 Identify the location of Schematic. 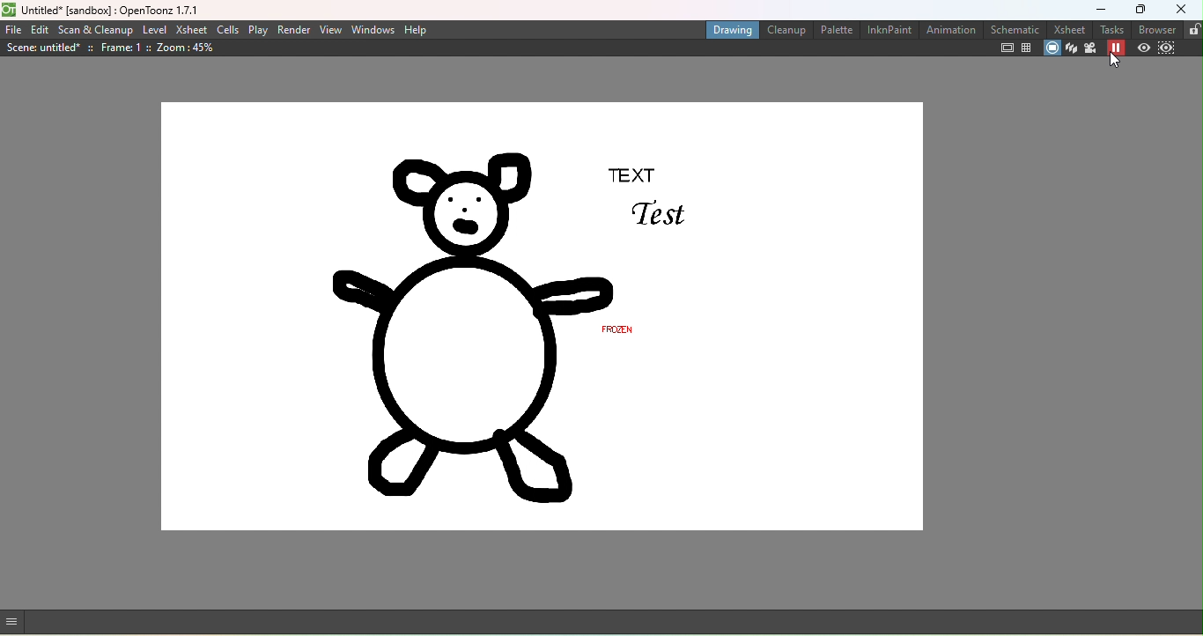
(1015, 28).